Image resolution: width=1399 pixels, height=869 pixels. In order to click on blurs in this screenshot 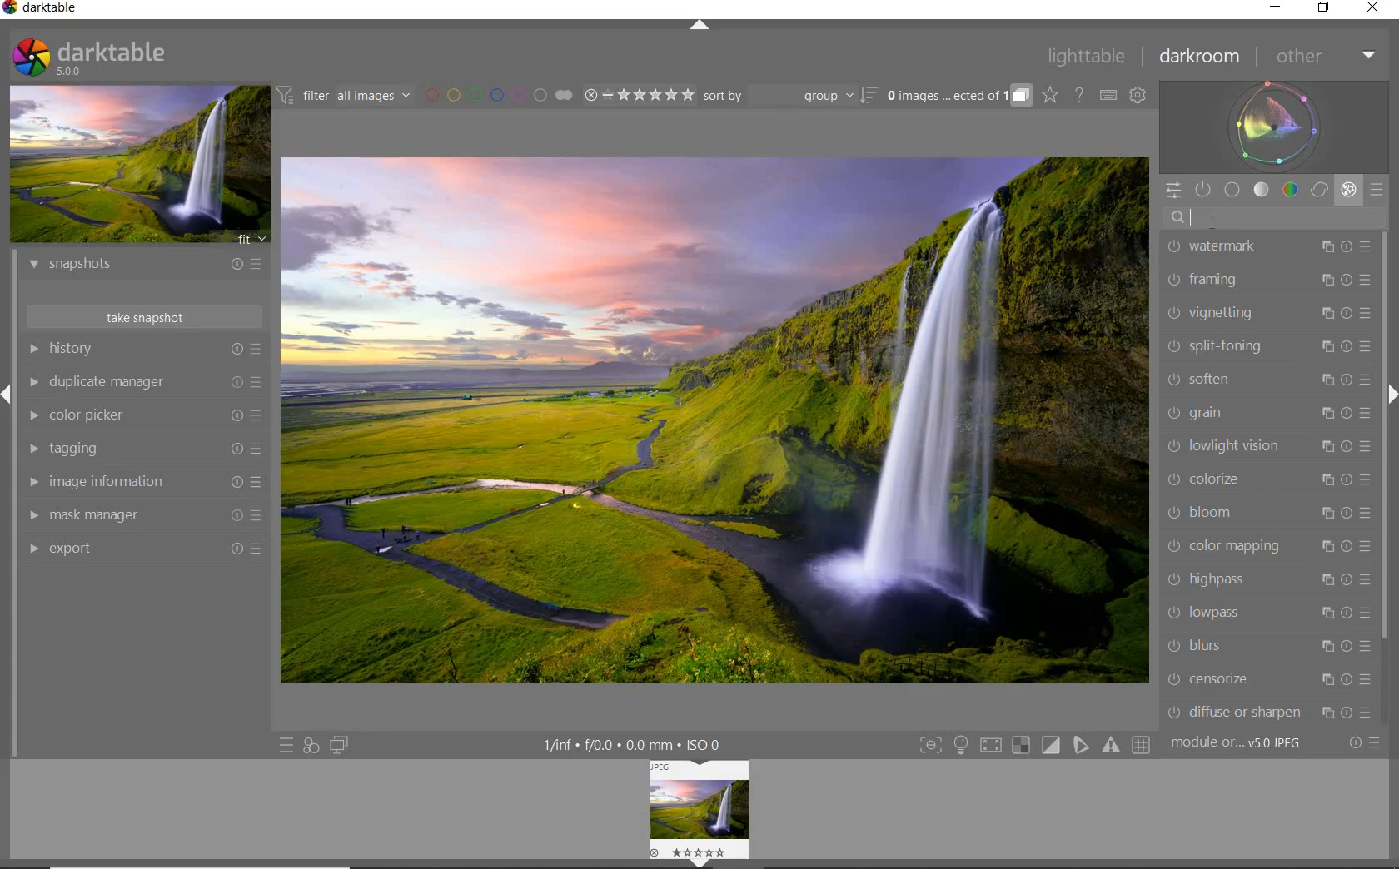, I will do `click(1267, 647)`.